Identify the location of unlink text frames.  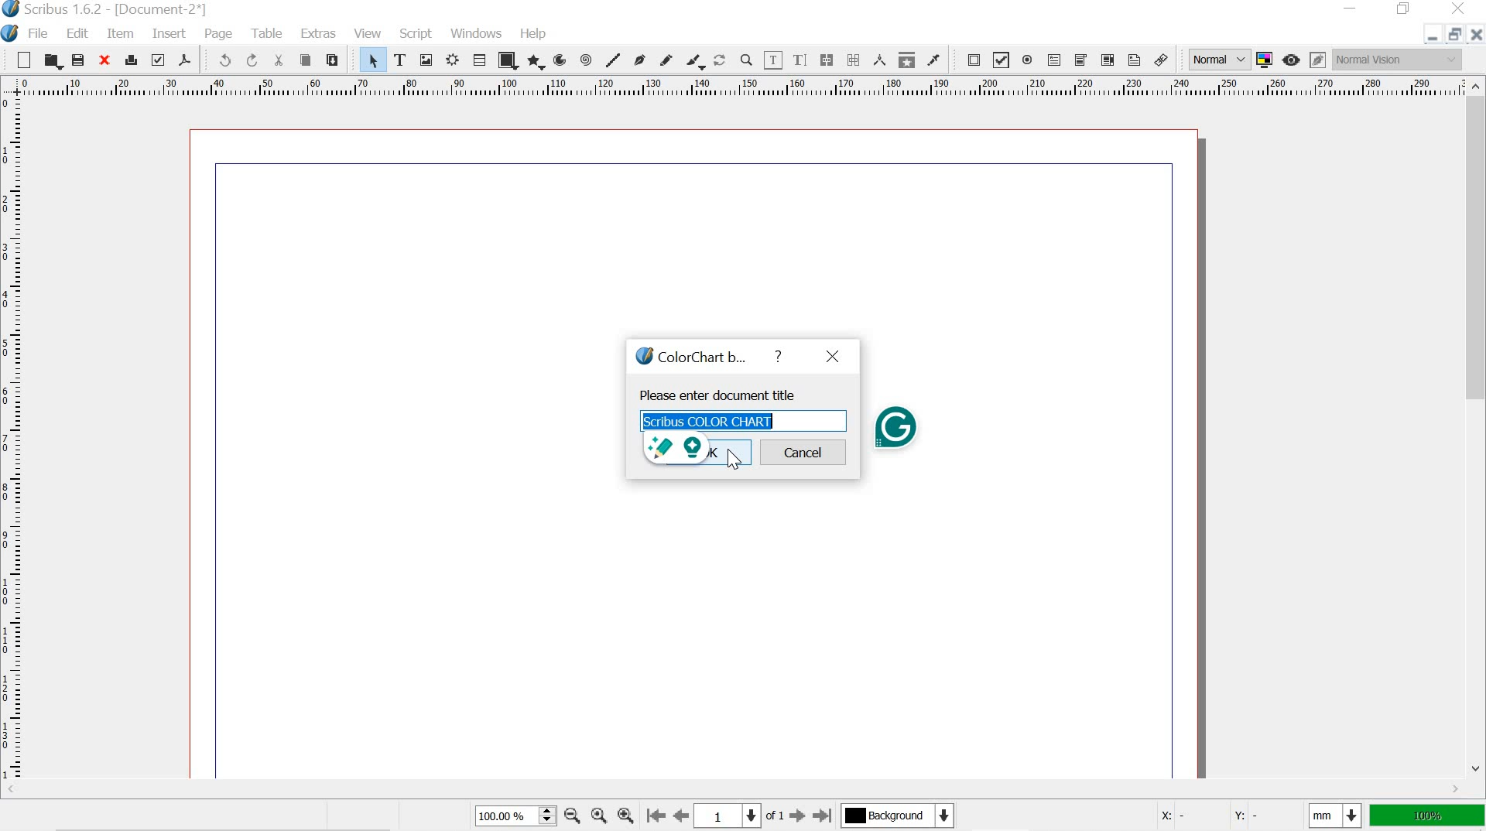
(854, 60).